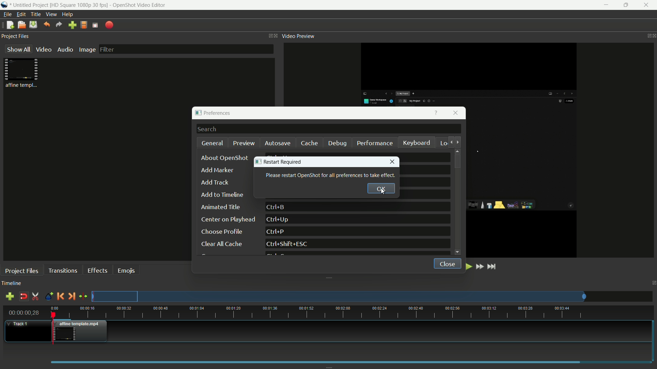  What do you see at coordinates (30, 5) in the screenshot?
I see `project name` at bounding box center [30, 5].